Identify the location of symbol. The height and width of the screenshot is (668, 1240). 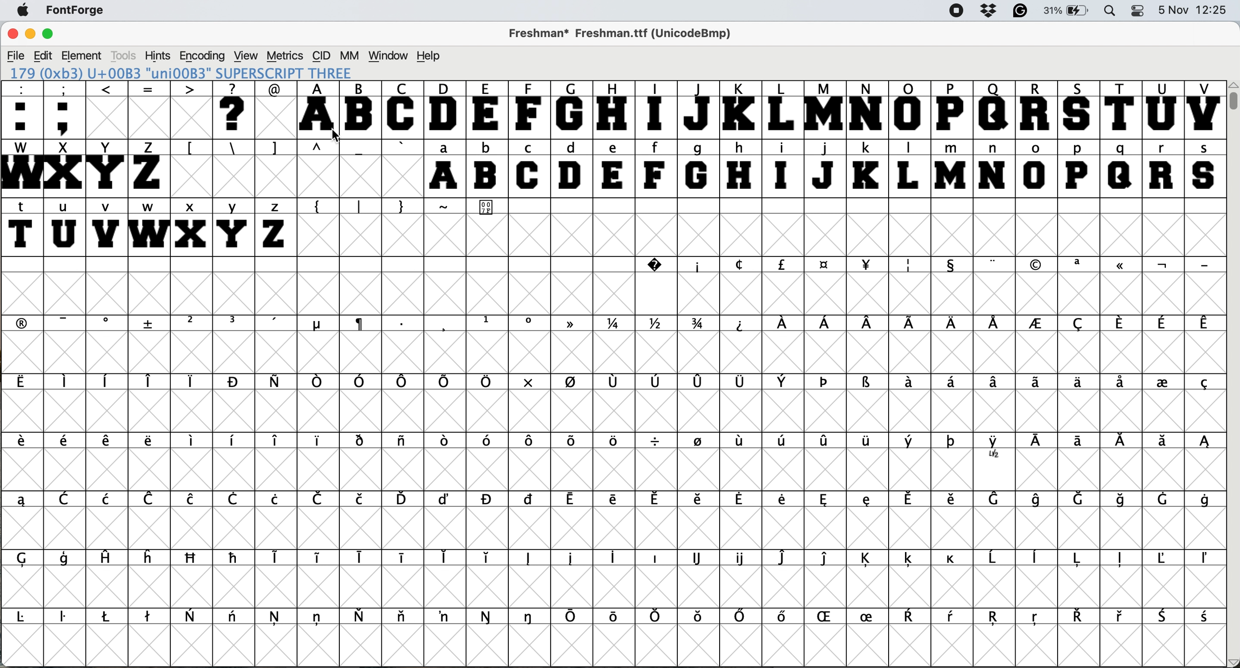
(529, 500).